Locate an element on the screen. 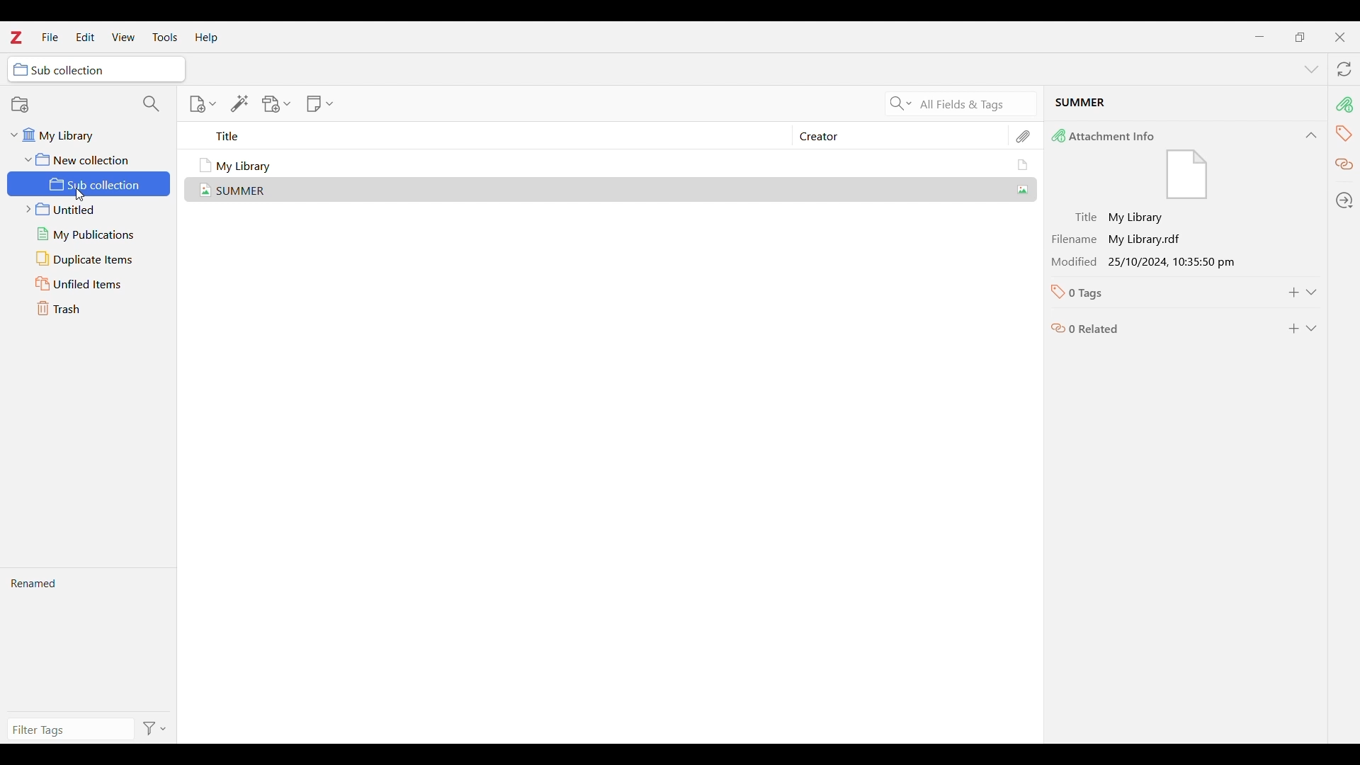 This screenshot has width=1360, height=765. Filter collections is located at coordinates (152, 103).